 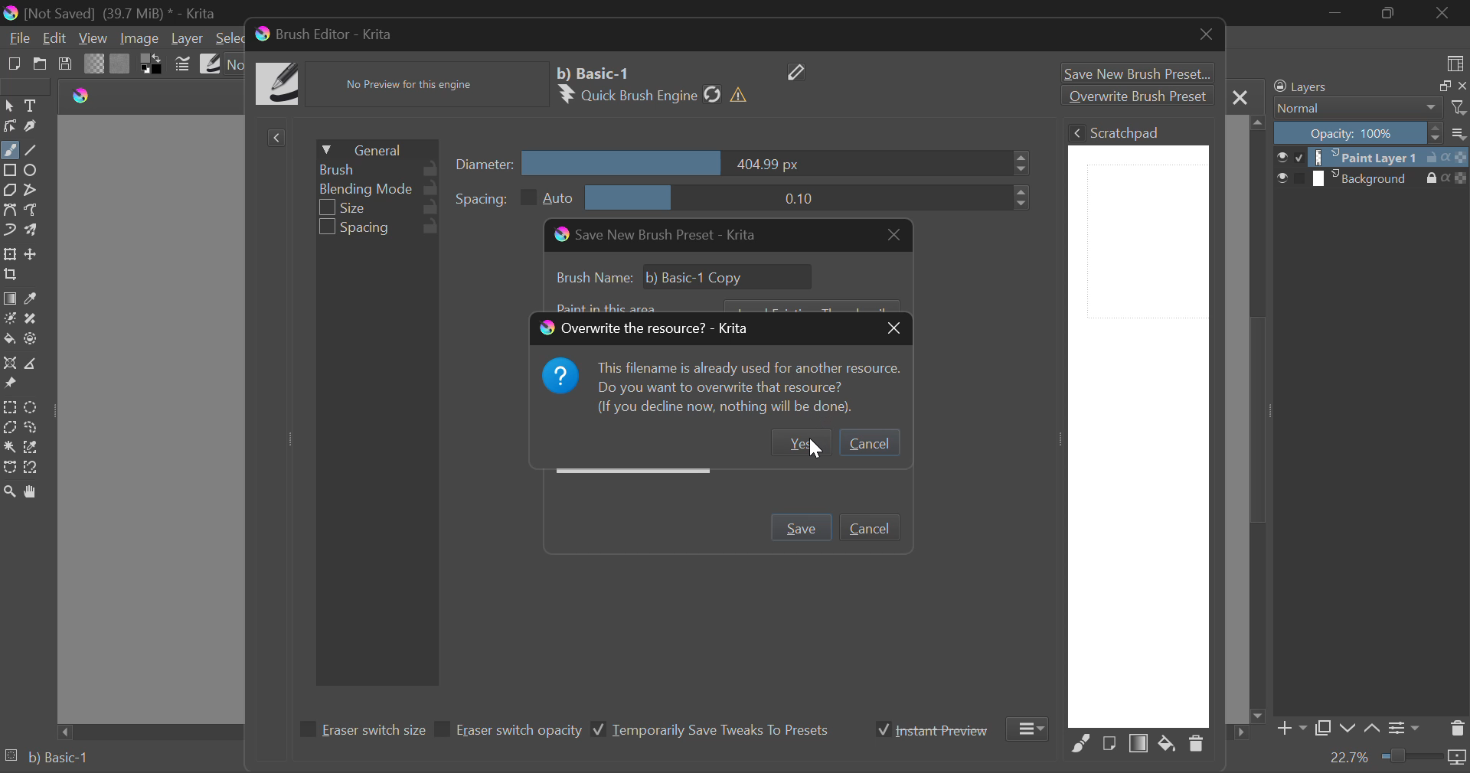 I want to click on Zoom, so click(x=9, y=491).